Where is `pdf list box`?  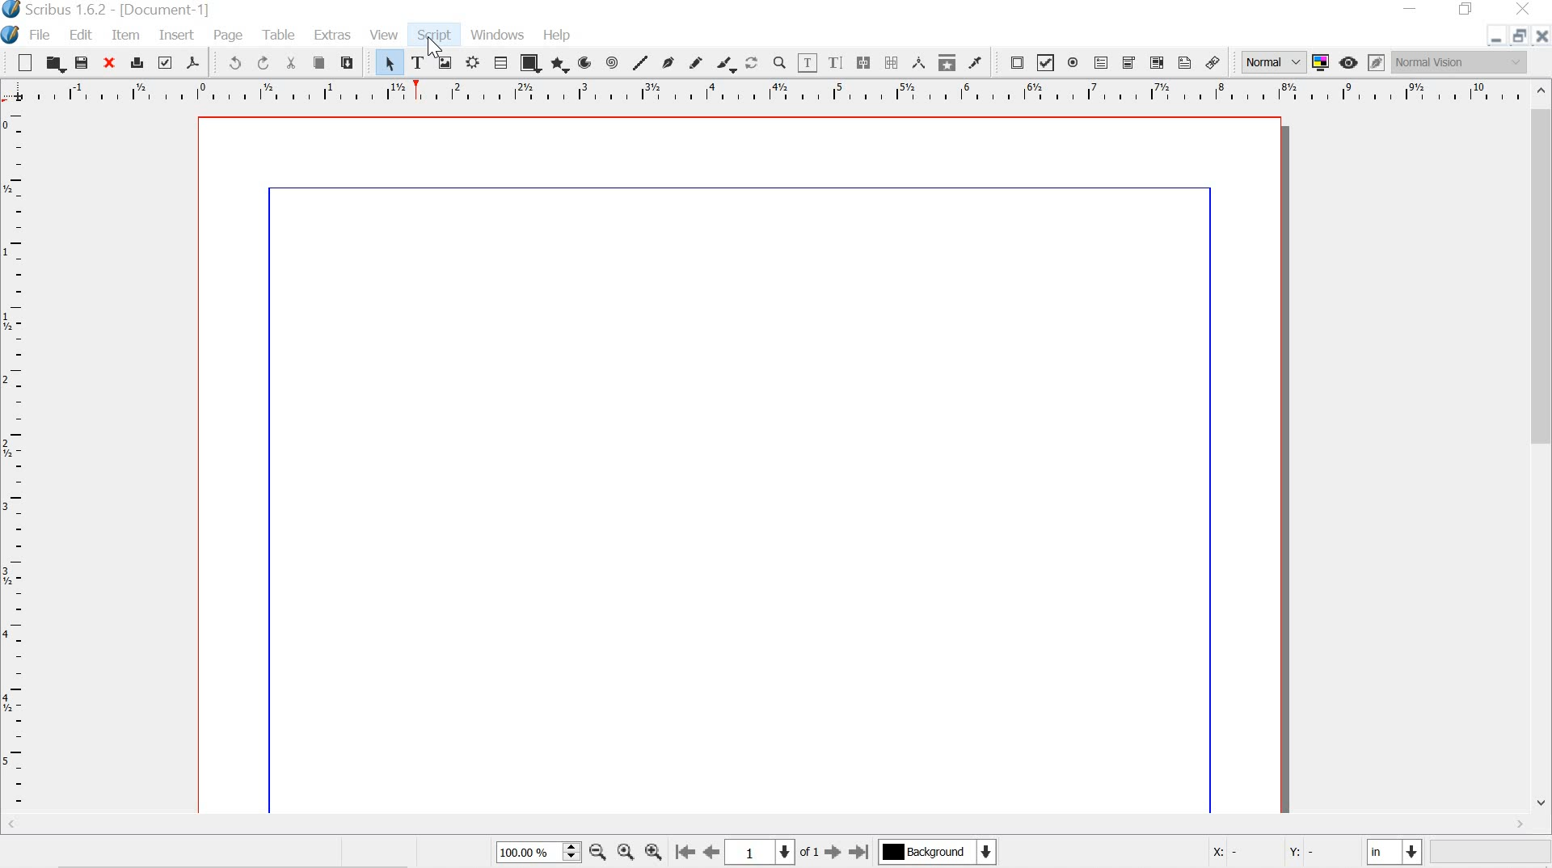 pdf list box is located at coordinates (1154, 63).